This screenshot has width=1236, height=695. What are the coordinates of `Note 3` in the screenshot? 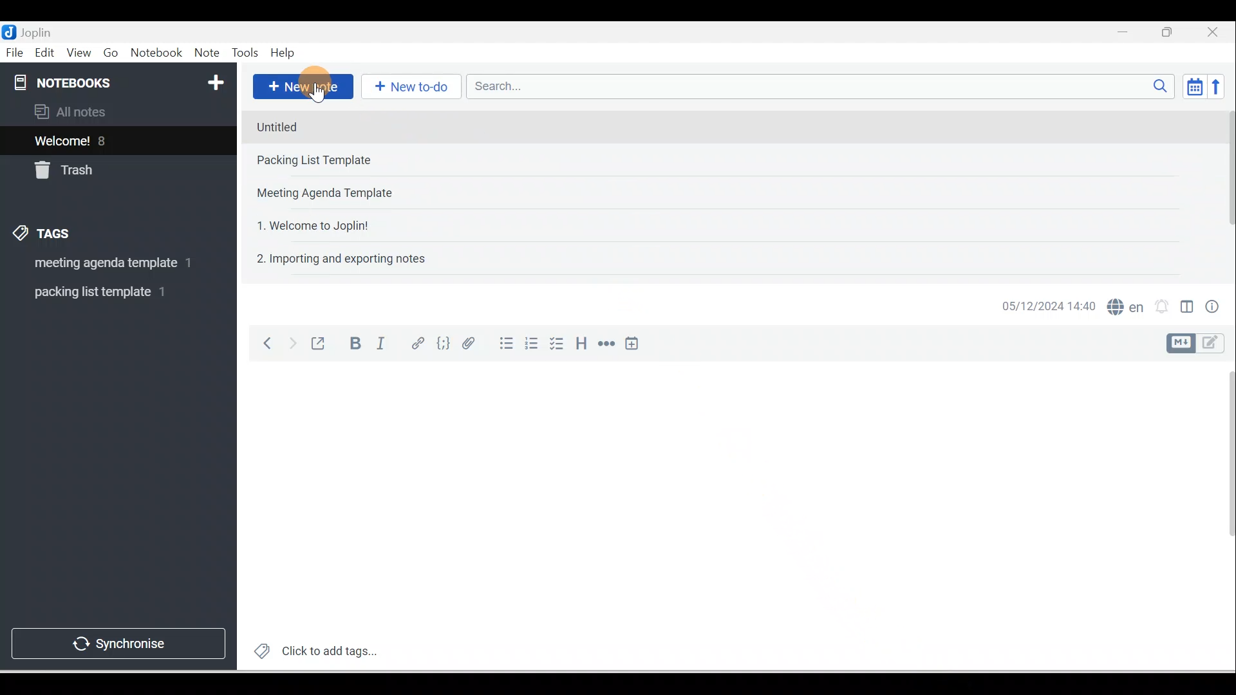 It's located at (355, 194).